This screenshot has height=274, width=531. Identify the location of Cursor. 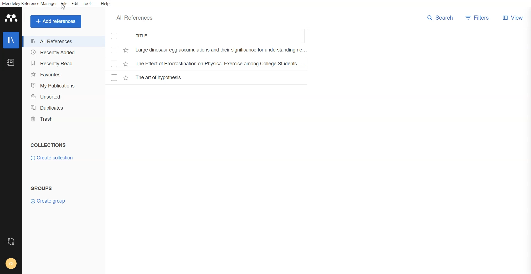
(63, 6).